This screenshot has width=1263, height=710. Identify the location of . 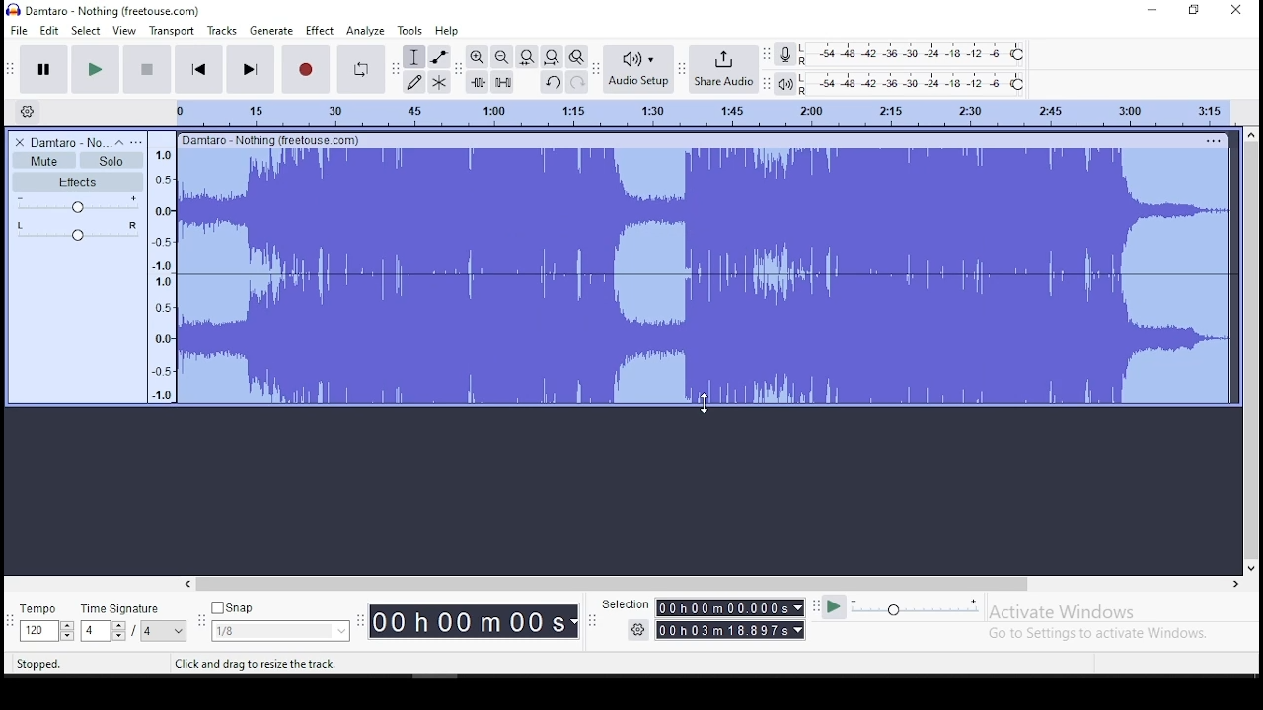
(814, 605).